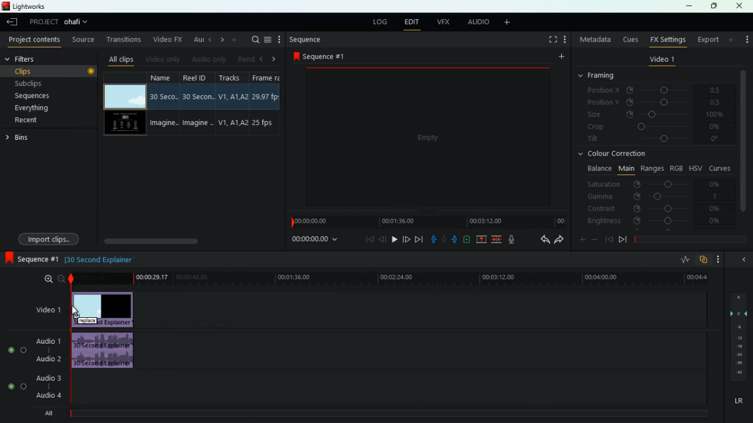  What do you see at coordinates (209, 39) in the screenshot?
I see `back` at bounding box center [209, 39].